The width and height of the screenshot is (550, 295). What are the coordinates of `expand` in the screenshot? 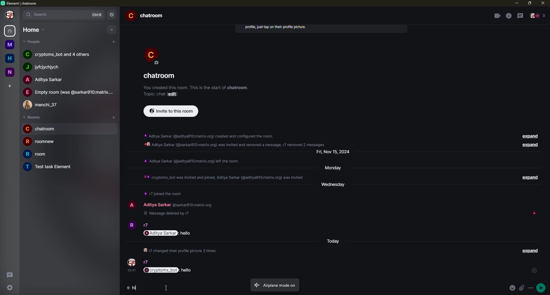 It's located at (531, 136).